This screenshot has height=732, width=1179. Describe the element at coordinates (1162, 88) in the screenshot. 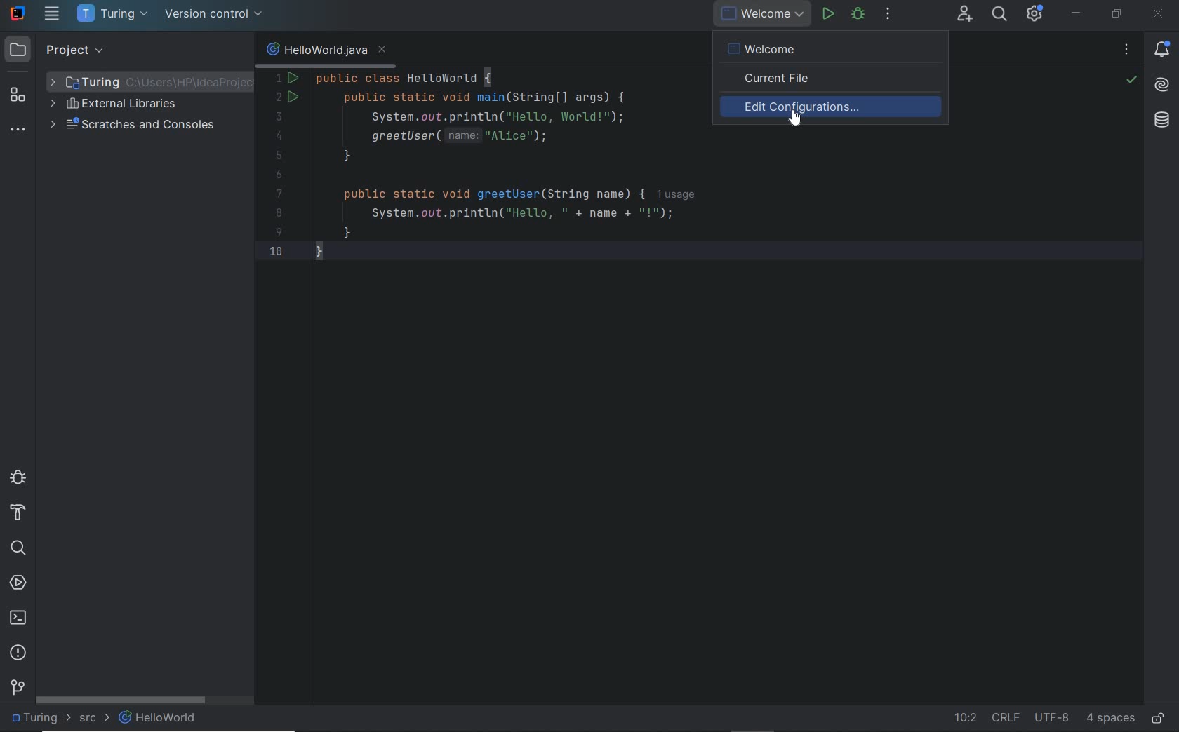

I see `AI Assistant` at that location.